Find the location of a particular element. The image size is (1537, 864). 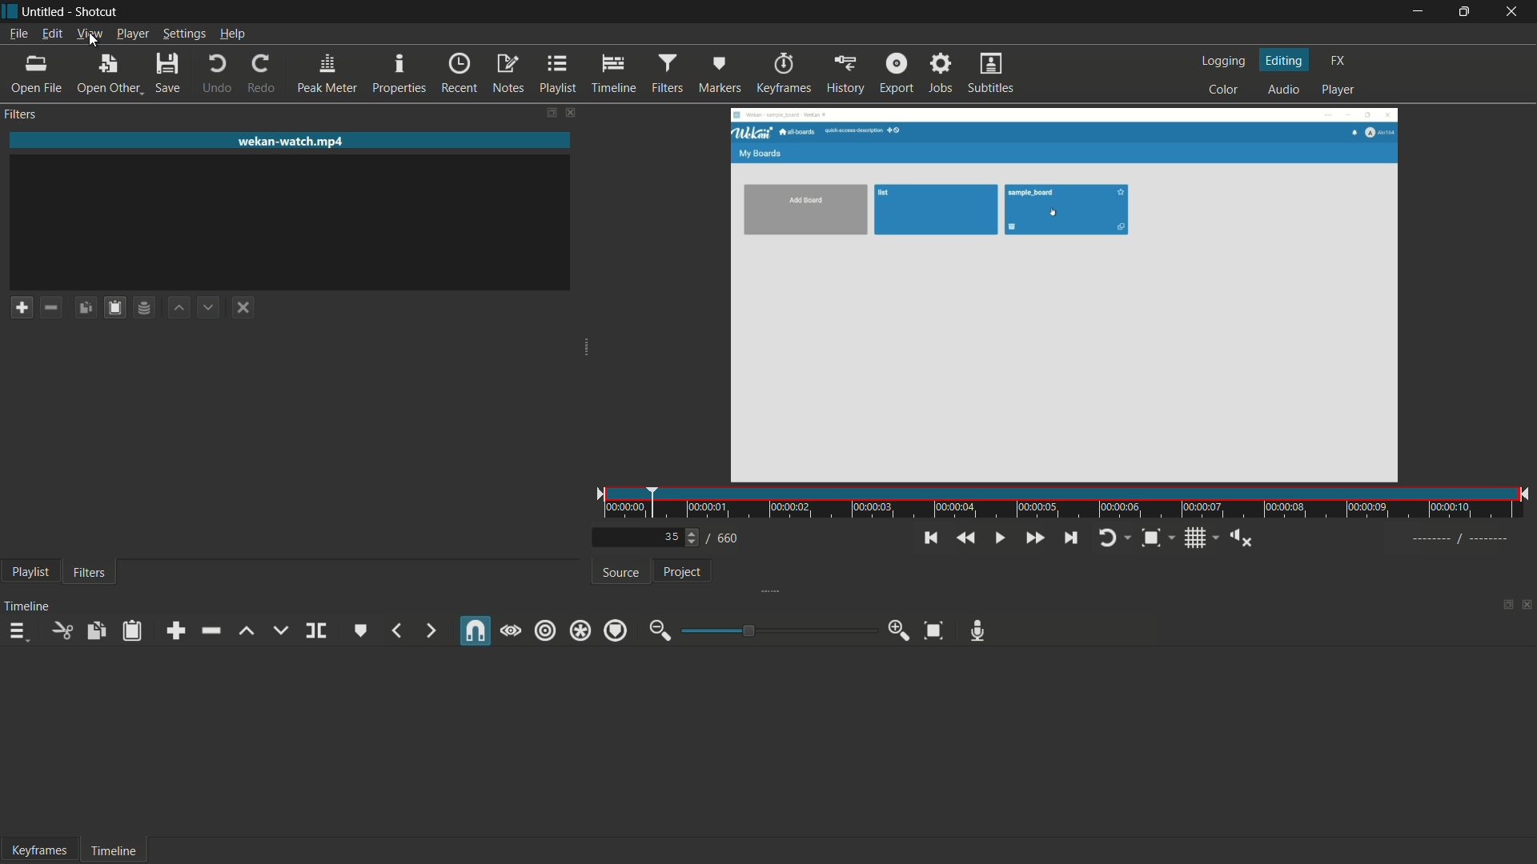

toggle player looping is located at coordinates (1114, 538).